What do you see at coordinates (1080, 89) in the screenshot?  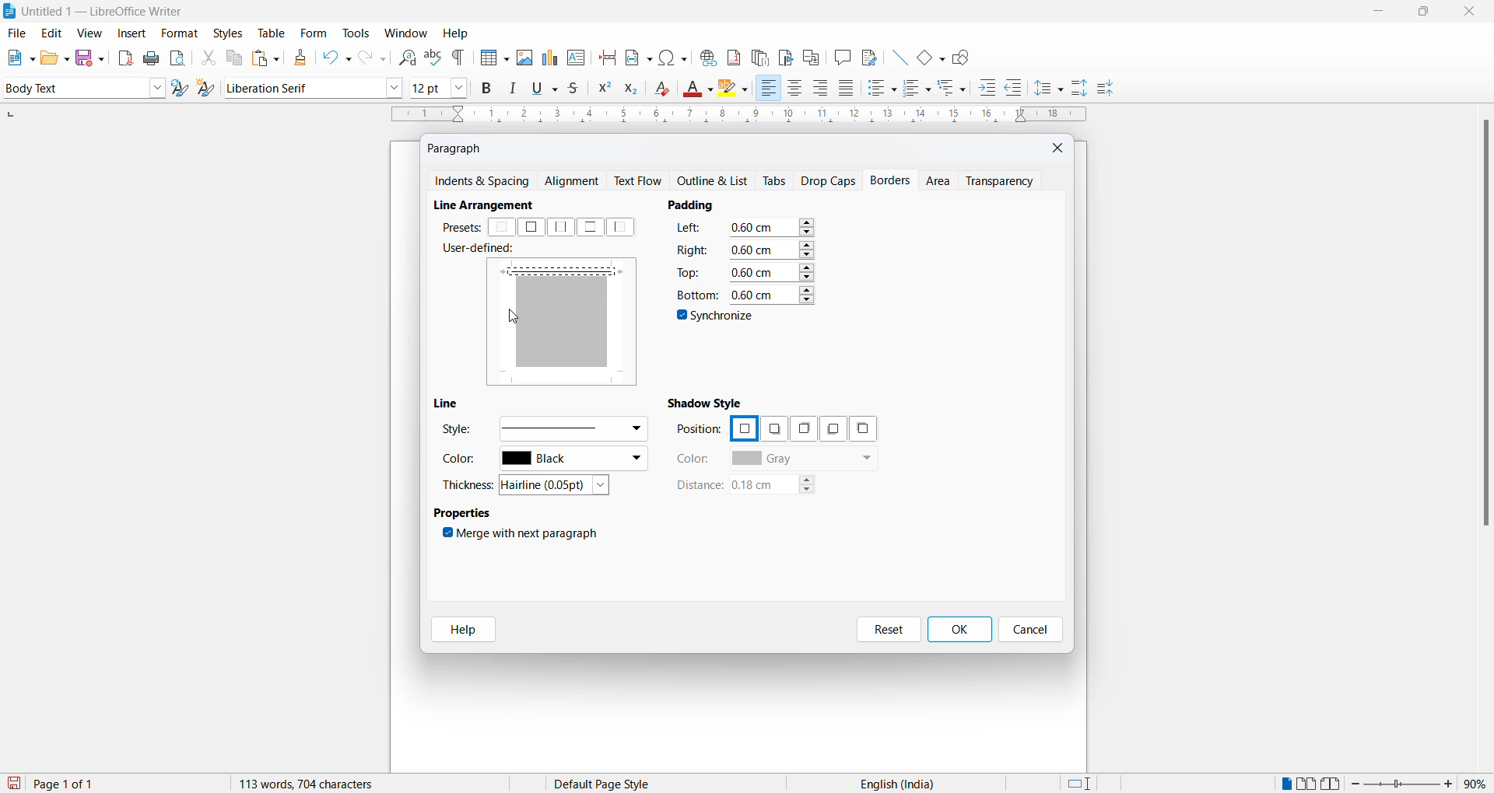 I see `increase paragraph` at bounding box center [1080, 89].